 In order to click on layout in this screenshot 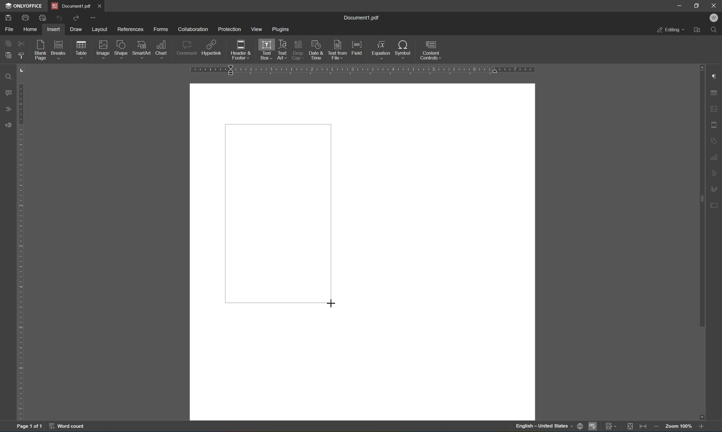, I will do `click(100, 30)`.